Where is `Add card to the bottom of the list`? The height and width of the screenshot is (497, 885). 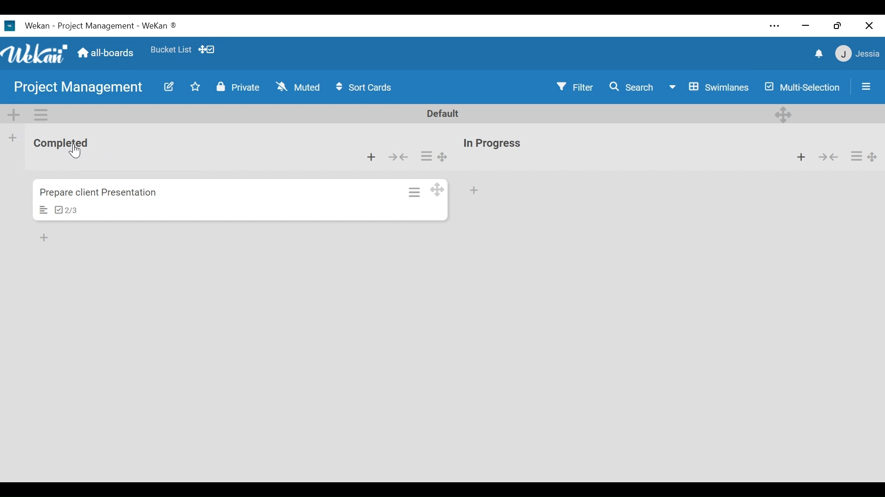
Add card to the bottom of the list is located at coordinates (476, 190).